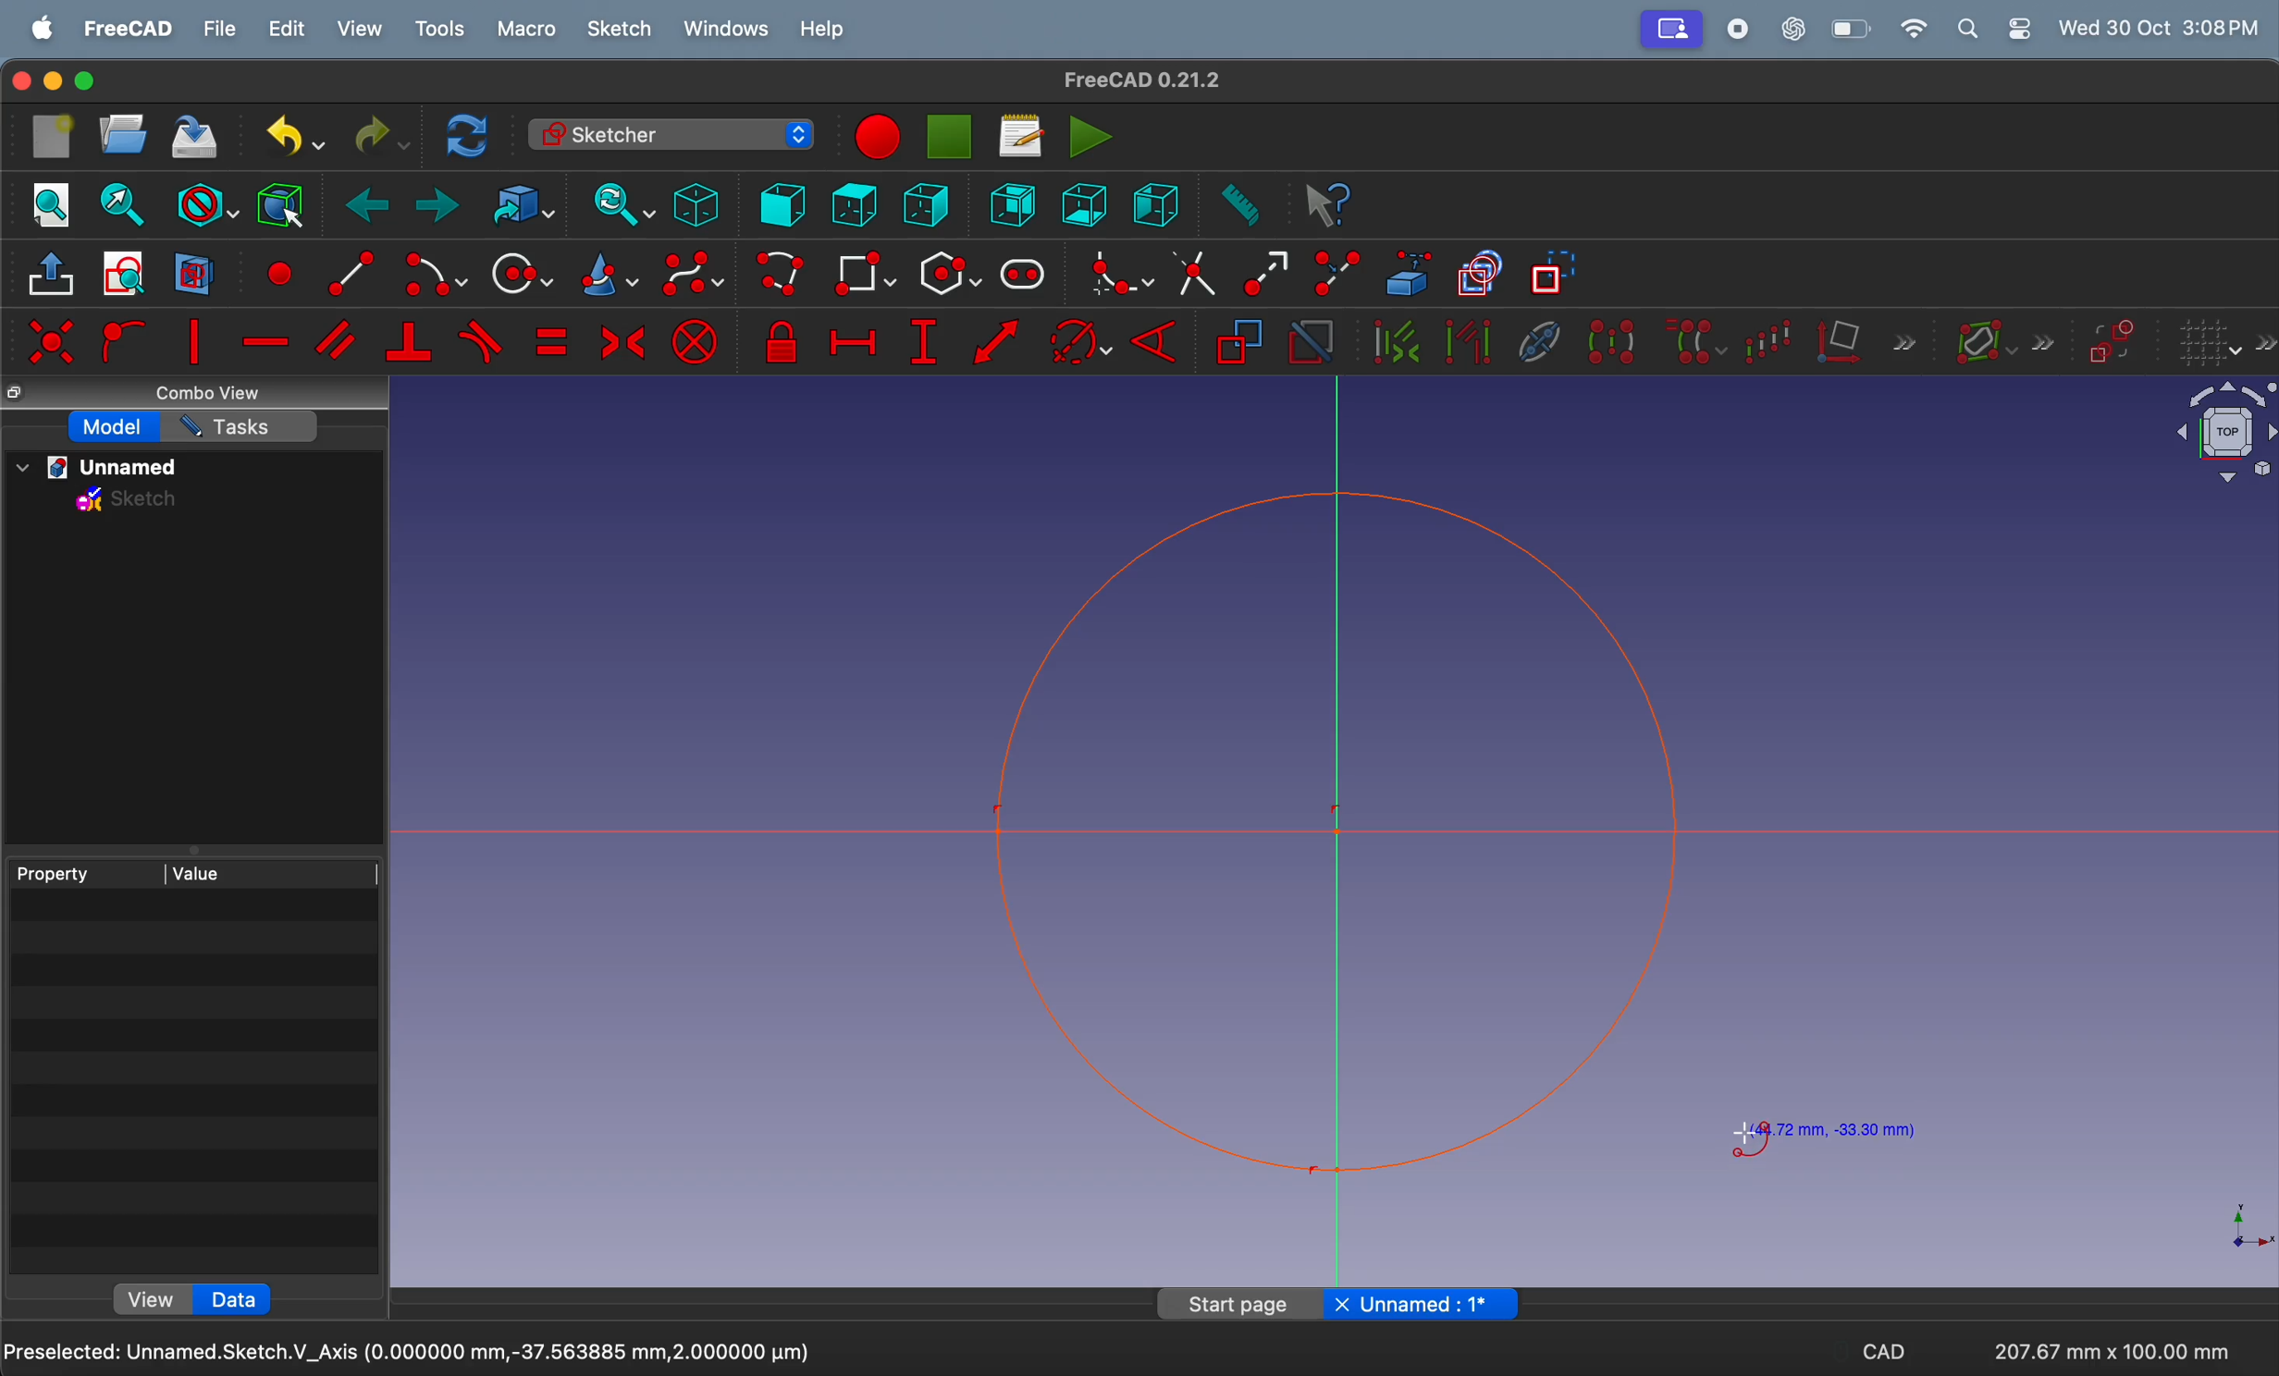 This screenshot has height=1376, width=2279. What do you see at coordinates (1883, 1356) in the screenshot?
I see `cad` at bounding box center [1883, 1356].